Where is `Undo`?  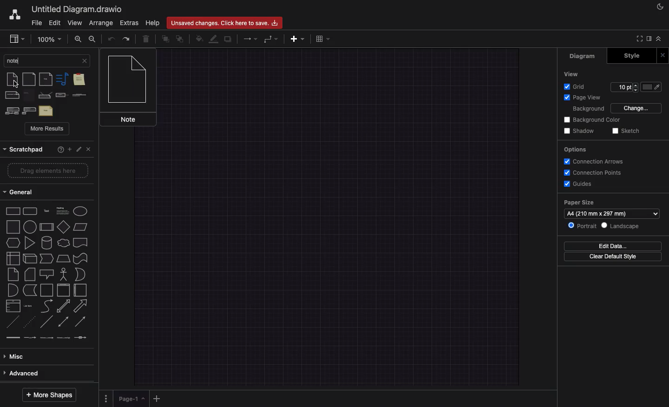
Undo is located at coordinates (111, 38).